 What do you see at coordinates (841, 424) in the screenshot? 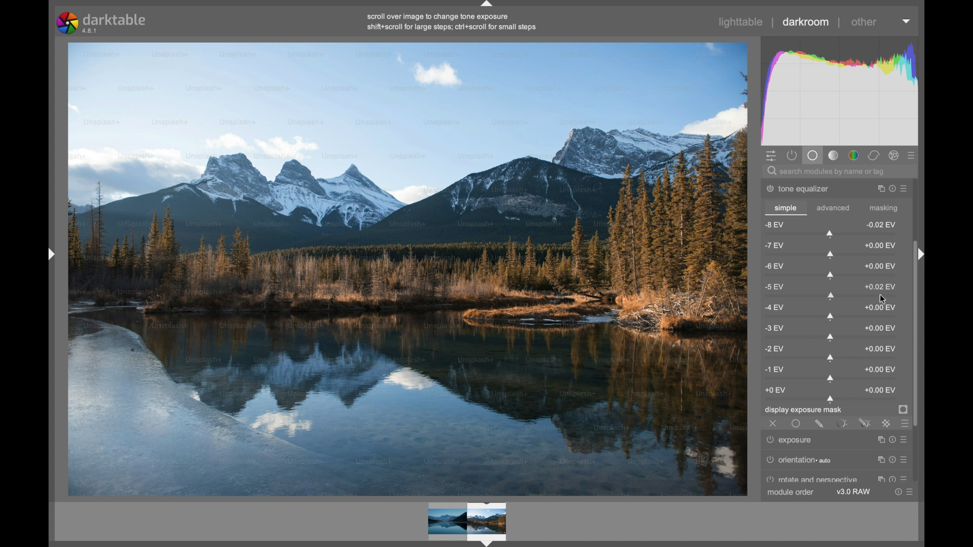
I see `parametric mask` at bounding box center [841, 424].